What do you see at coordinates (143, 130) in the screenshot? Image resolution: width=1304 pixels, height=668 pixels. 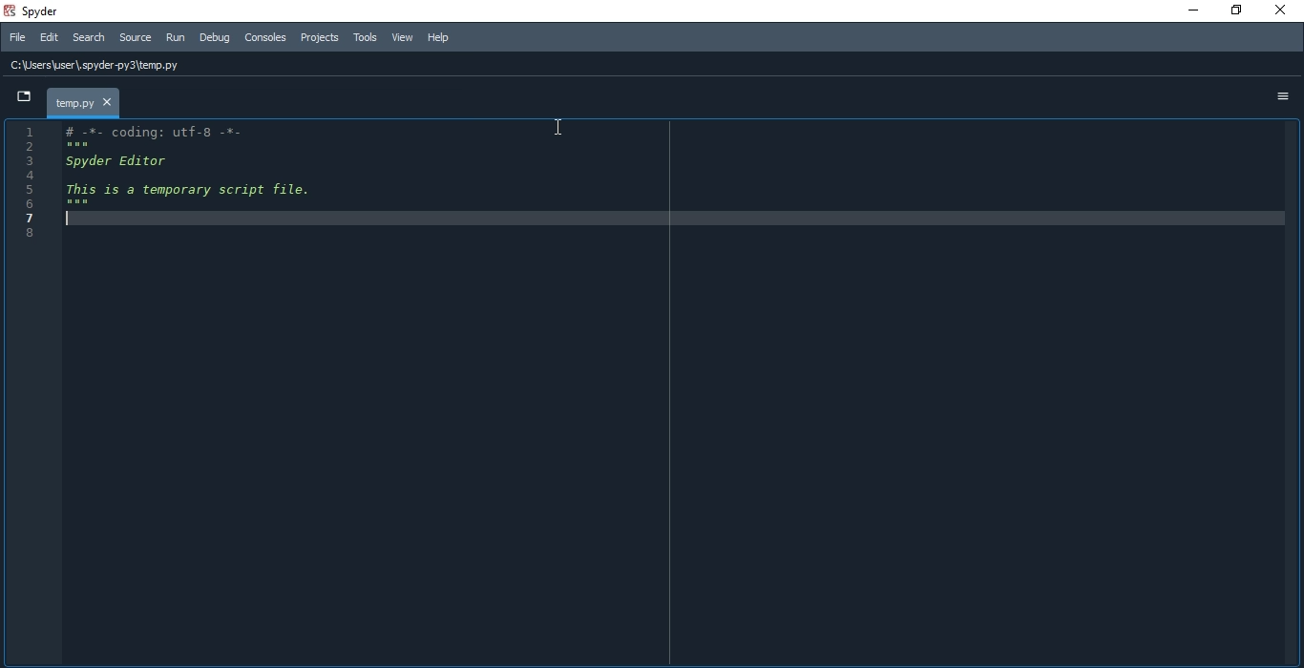 I see `1  # -*- coding: utf-8 -*-` at bounding box center [143, 130].